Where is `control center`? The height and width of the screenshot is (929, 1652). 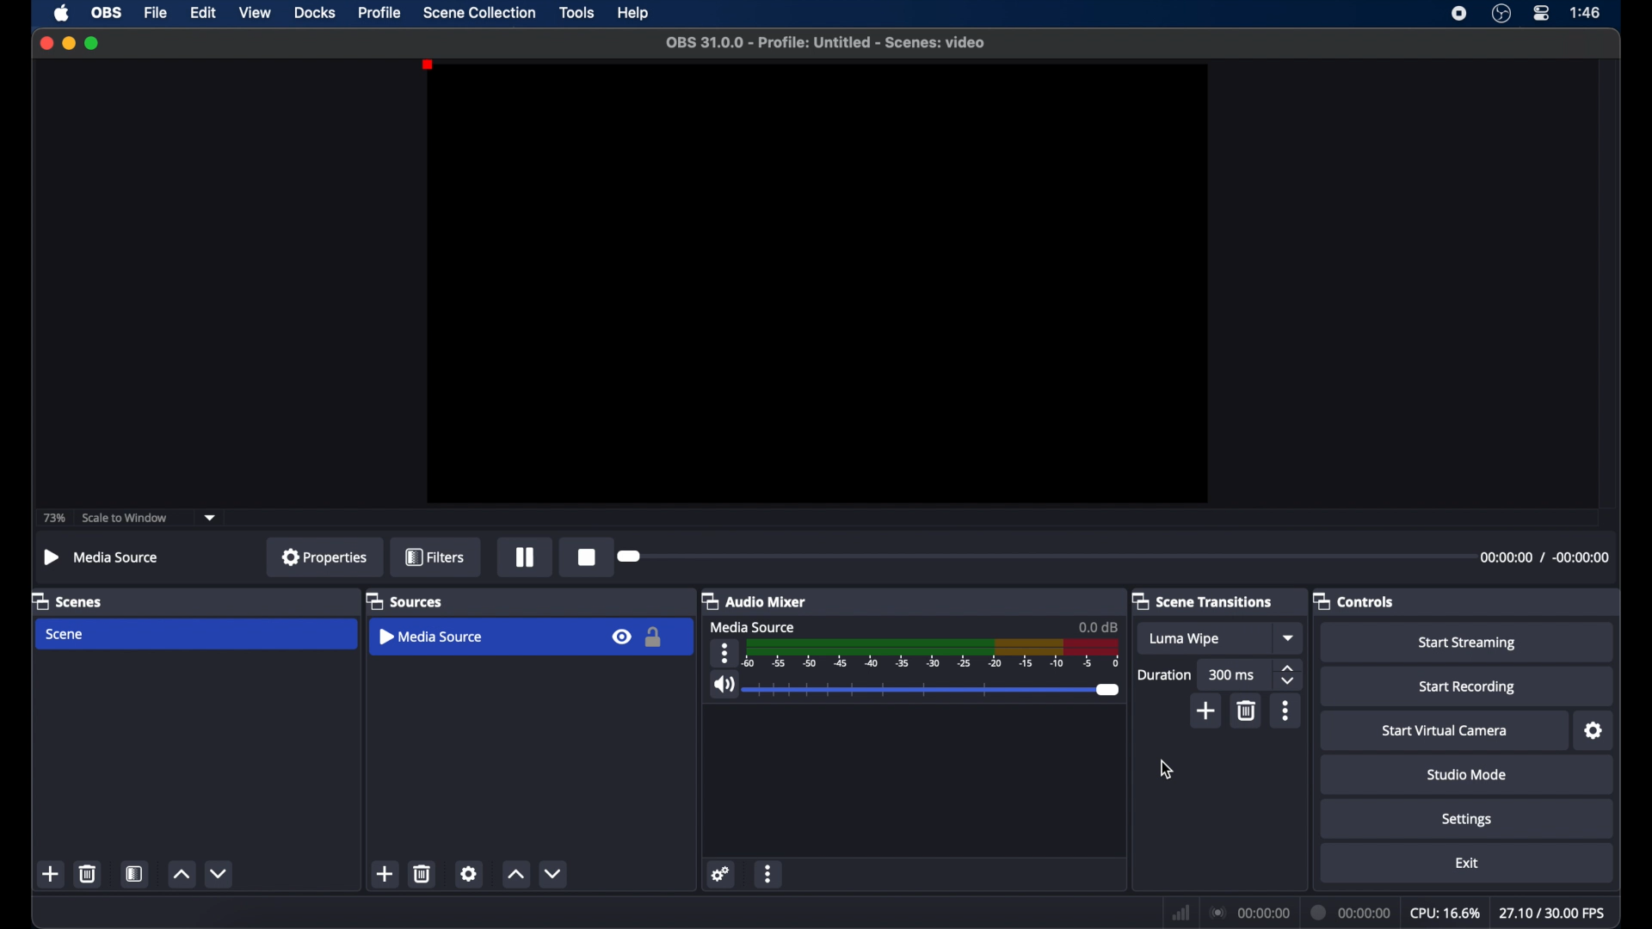
control center is located at coordinates (1542, 13).